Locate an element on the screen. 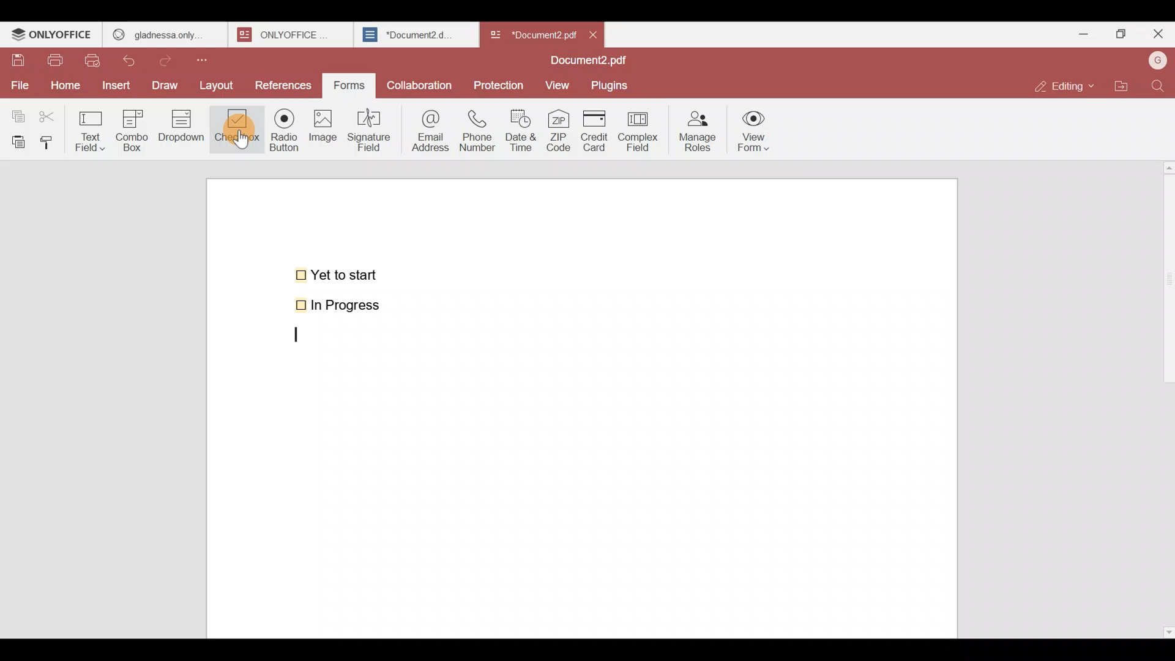  Open file location is located at coordinates (1121, 84).